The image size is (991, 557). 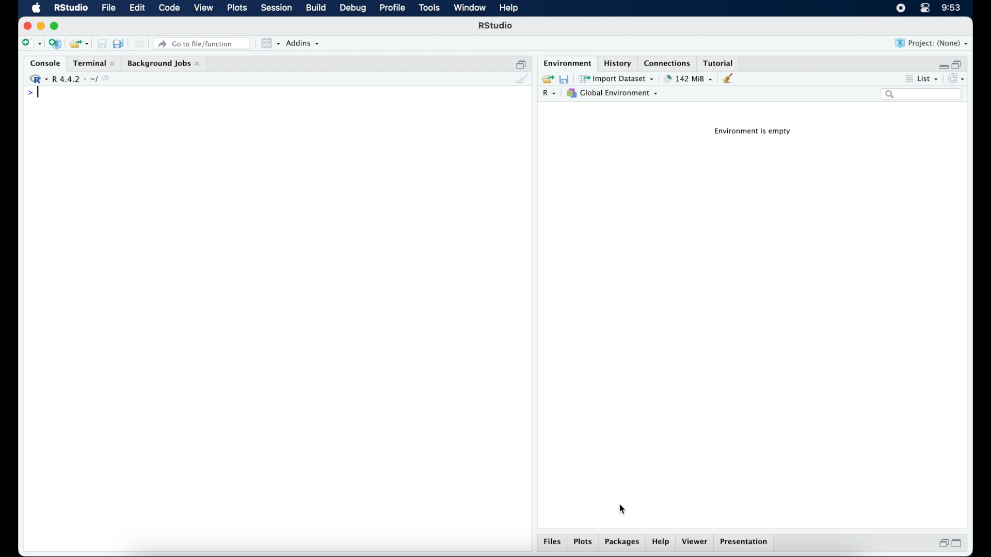 I want to click on build, so click(x=316, y=8).